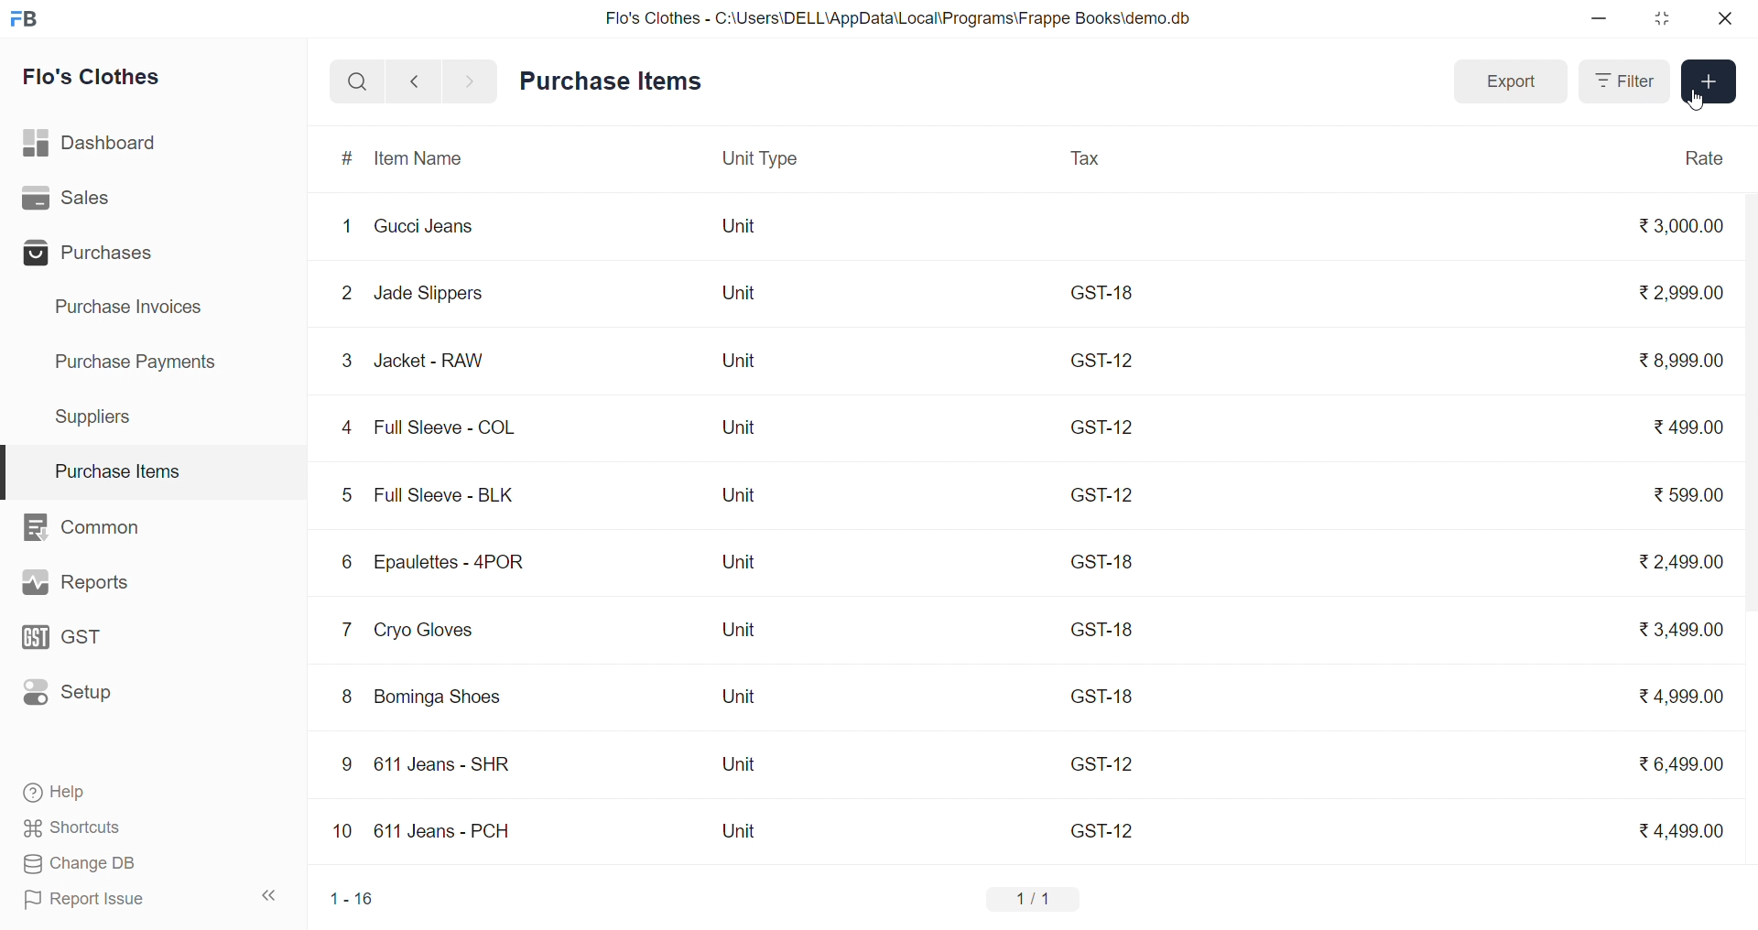 The image size is (1758, 930). I want to click on GST-18, so click(1105, 697).